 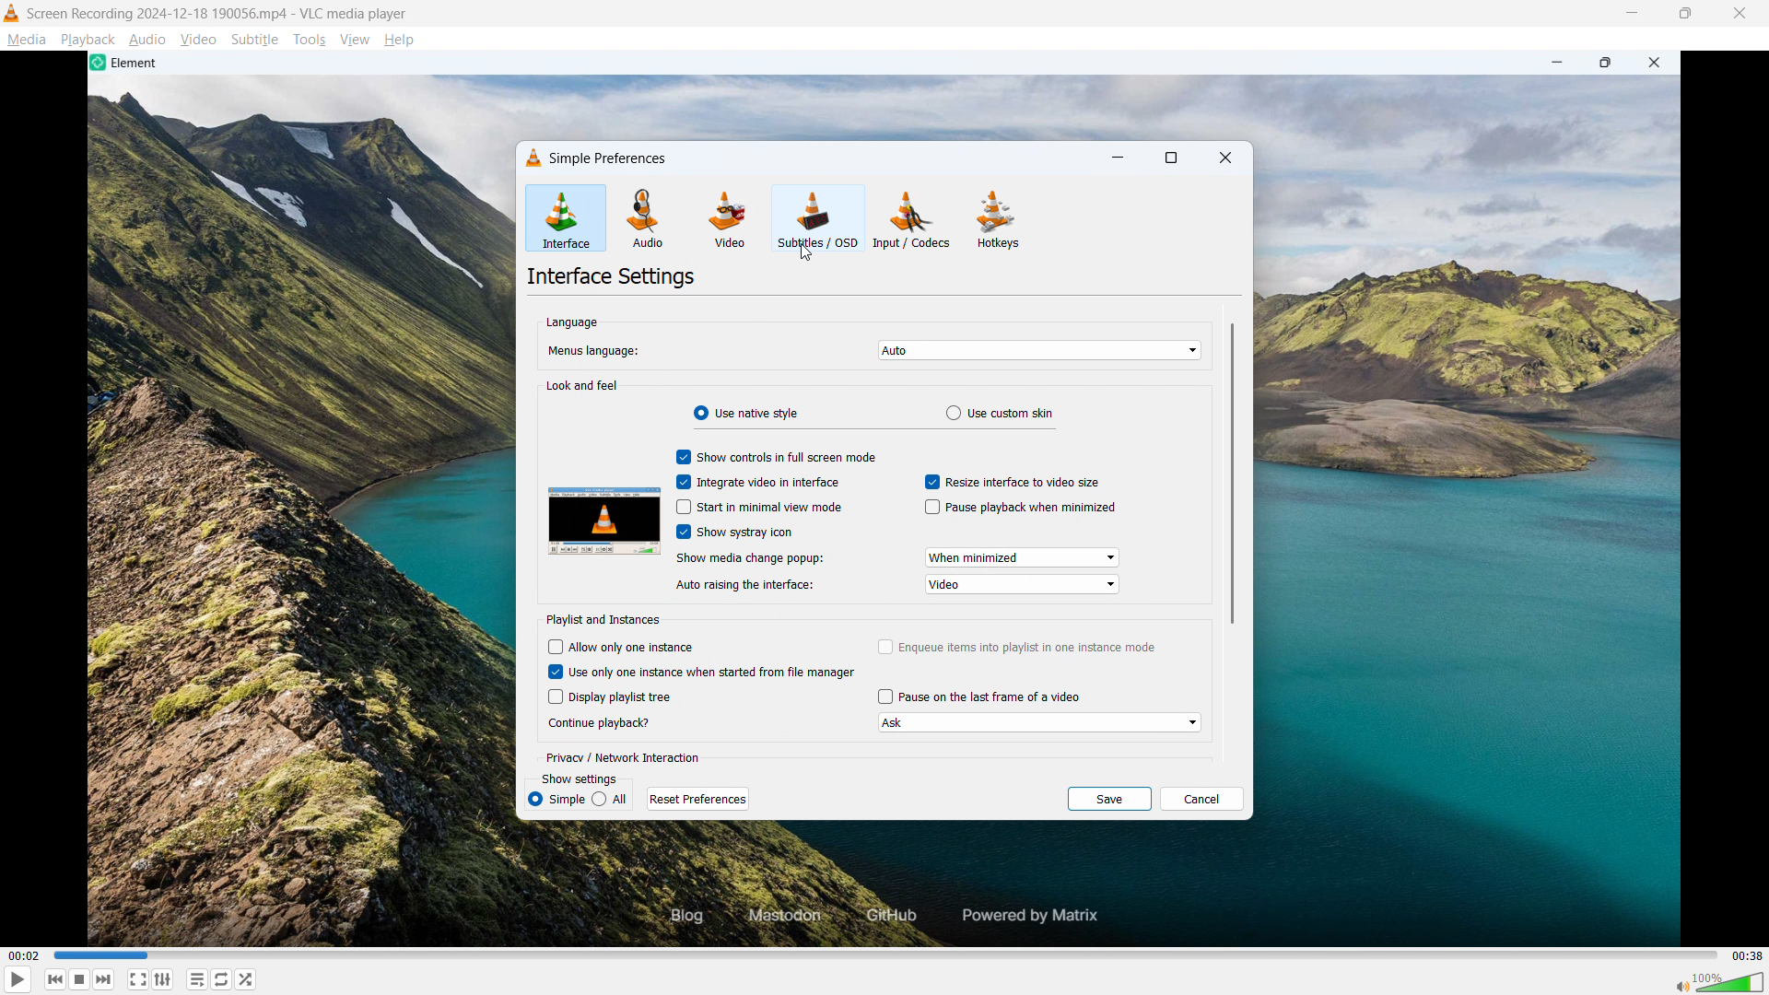 What do you see at coordinates (566, 219) in the screenshot?
I see `Interface ` at bounding box center [566, 219].